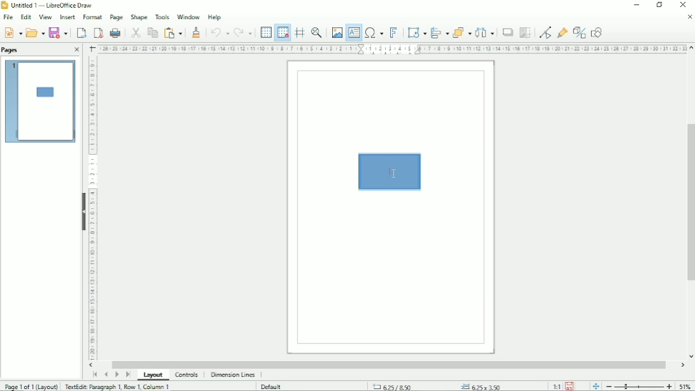  I want to click on Close, so click(77, 50).